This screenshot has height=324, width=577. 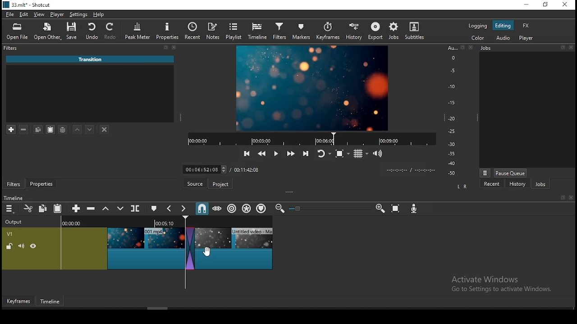 What do you see at coordinates (38, 130) in the screenshot?
I see `copy selected filter` at bounding box center [38, 130].